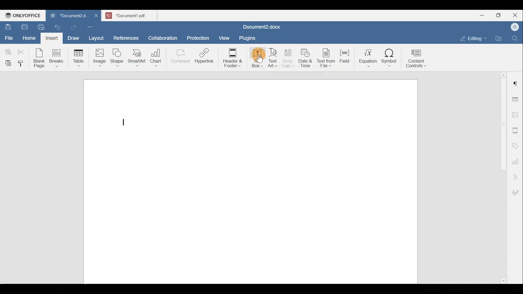 The height and width of the screenshot is (294, 523). Describe the element at coordinates (516, 159) in the screenshot. I see `Chart settings` at that location.